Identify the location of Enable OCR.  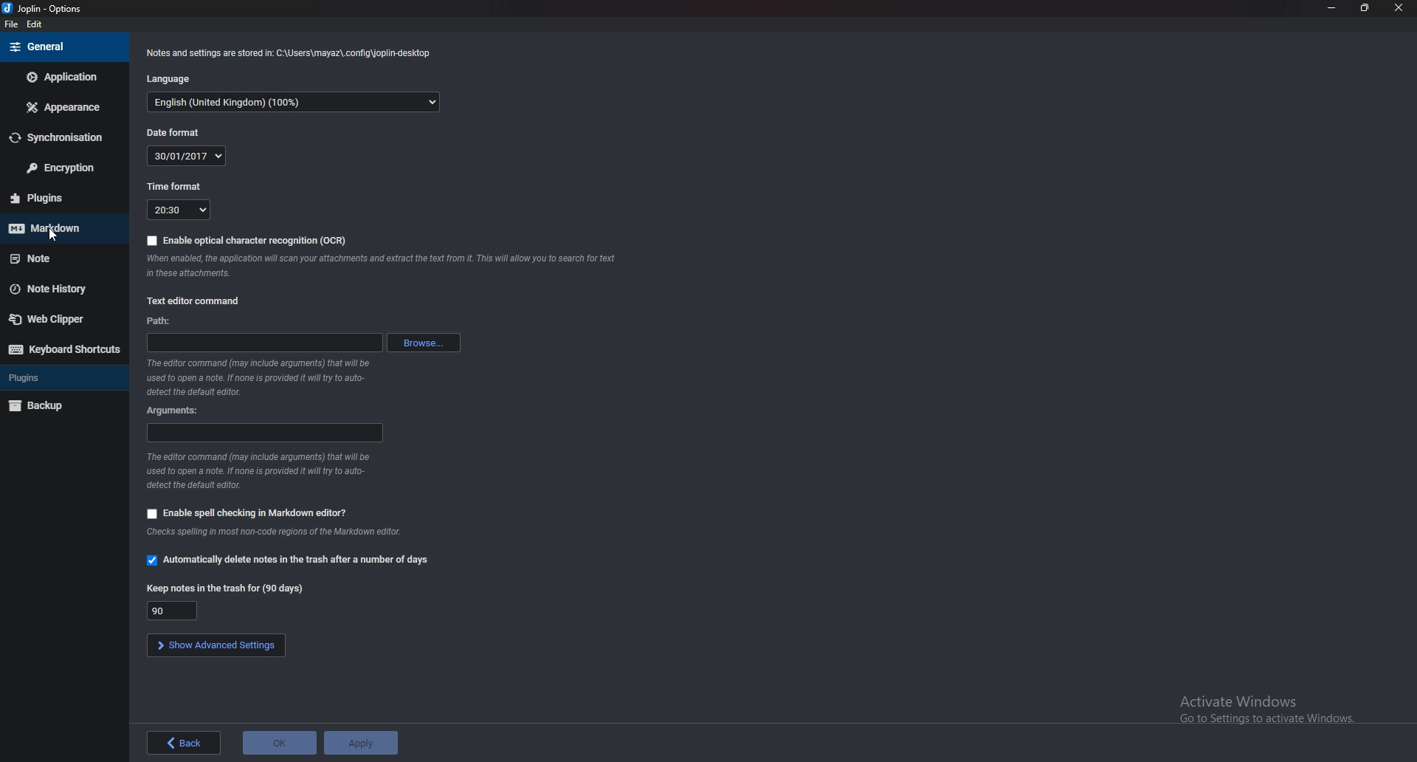
(246, 239).